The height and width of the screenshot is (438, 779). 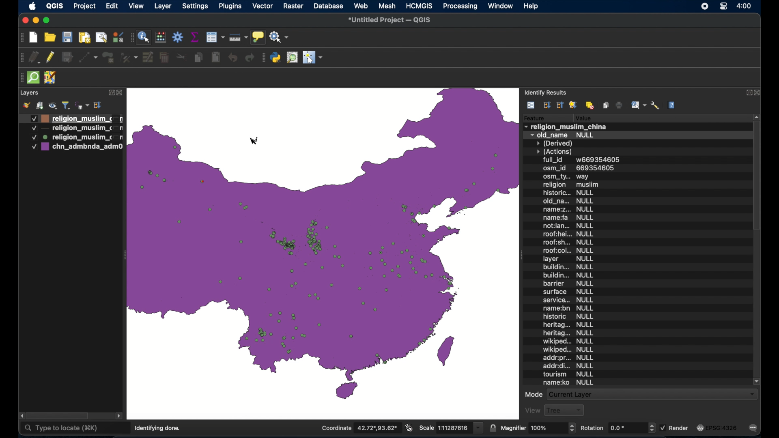 I want to click on tourism, so click(x=567, y=375).